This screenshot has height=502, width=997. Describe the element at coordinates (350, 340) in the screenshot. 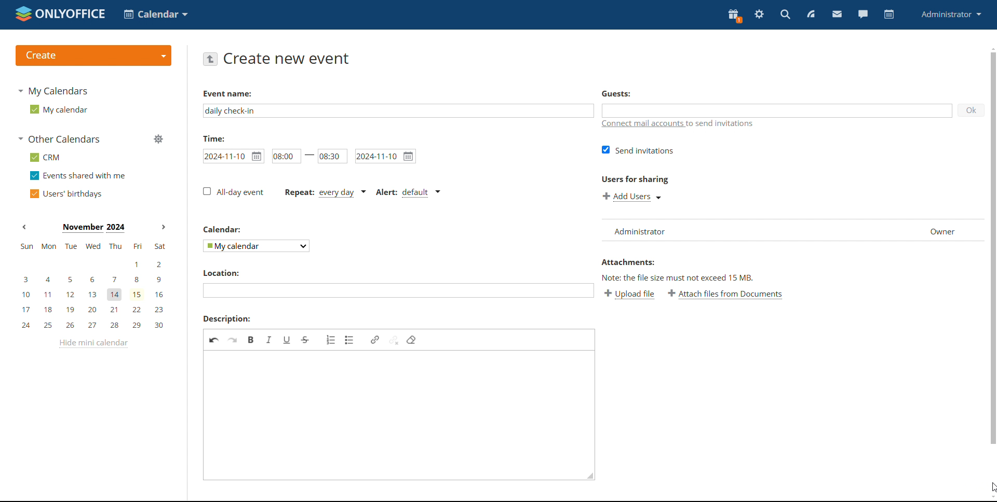

I see `insert/remove bulleted list` at that location.